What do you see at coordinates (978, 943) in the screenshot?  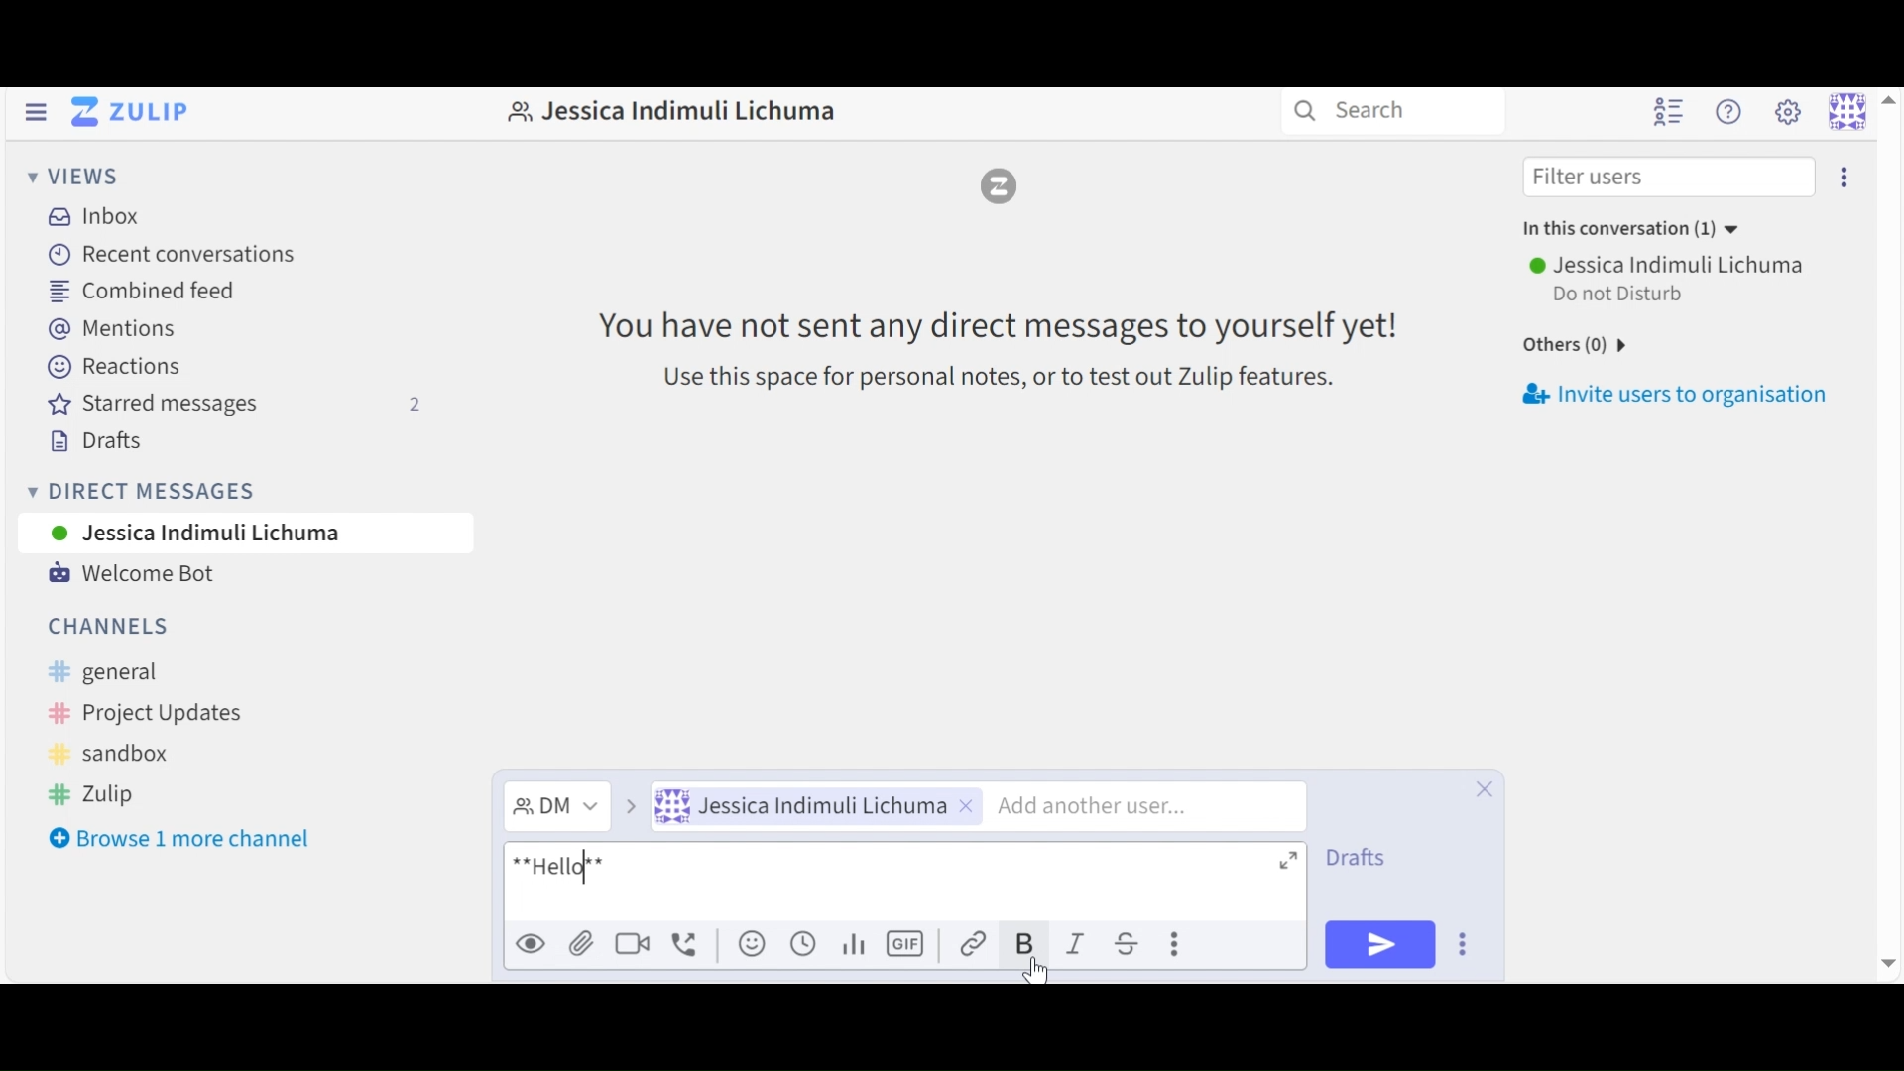 I see `Link` at bounding box center [978, 943].